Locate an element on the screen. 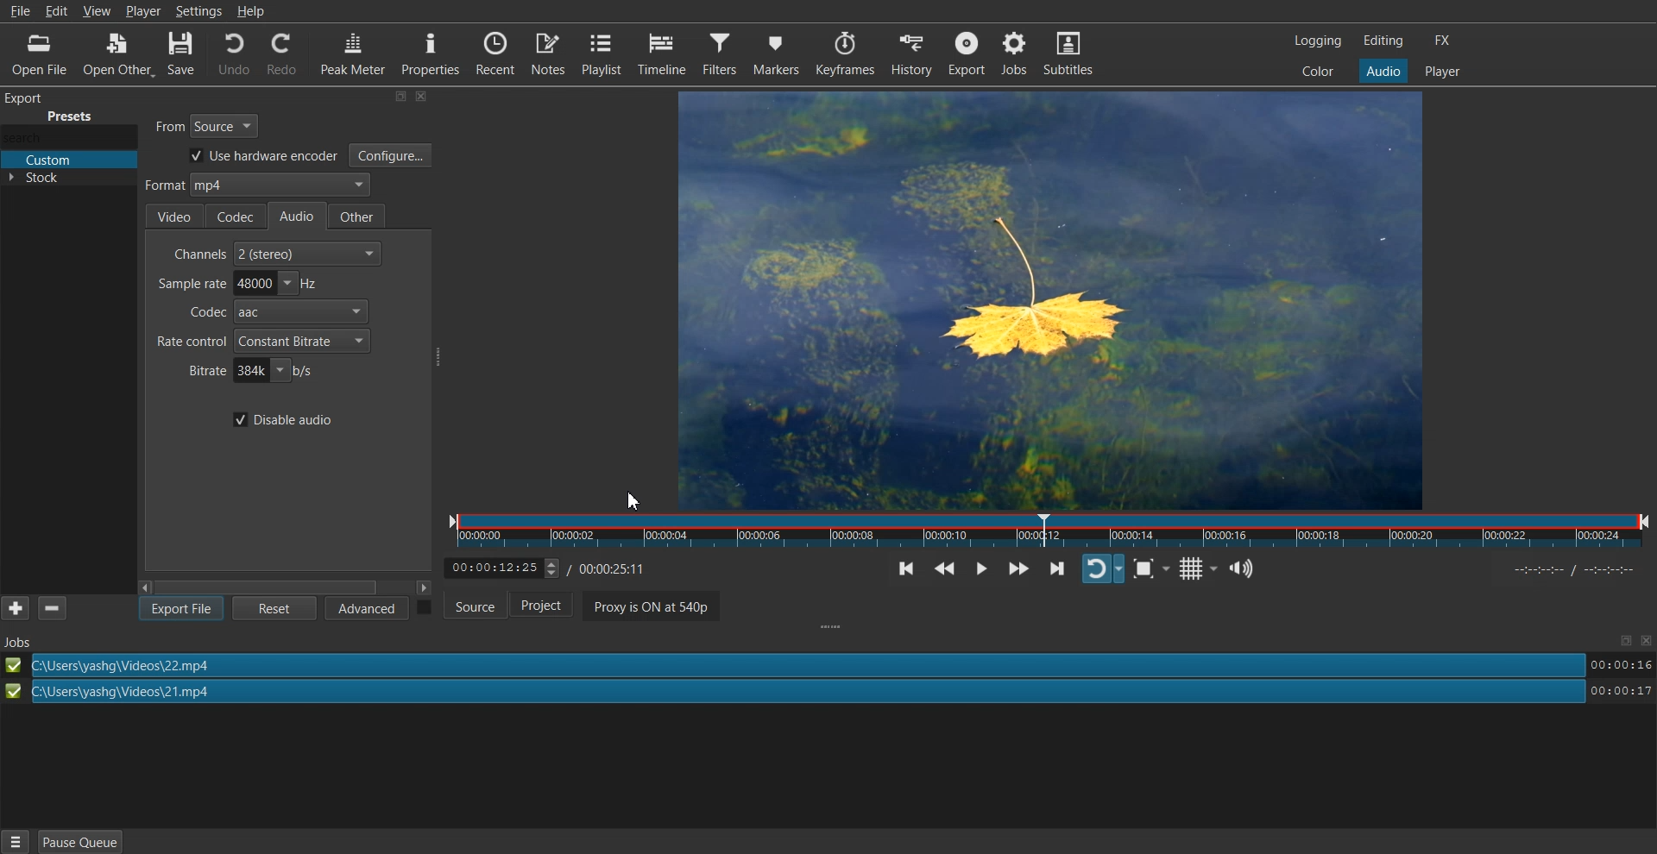  Advanced is located at coordinates (364, 610).